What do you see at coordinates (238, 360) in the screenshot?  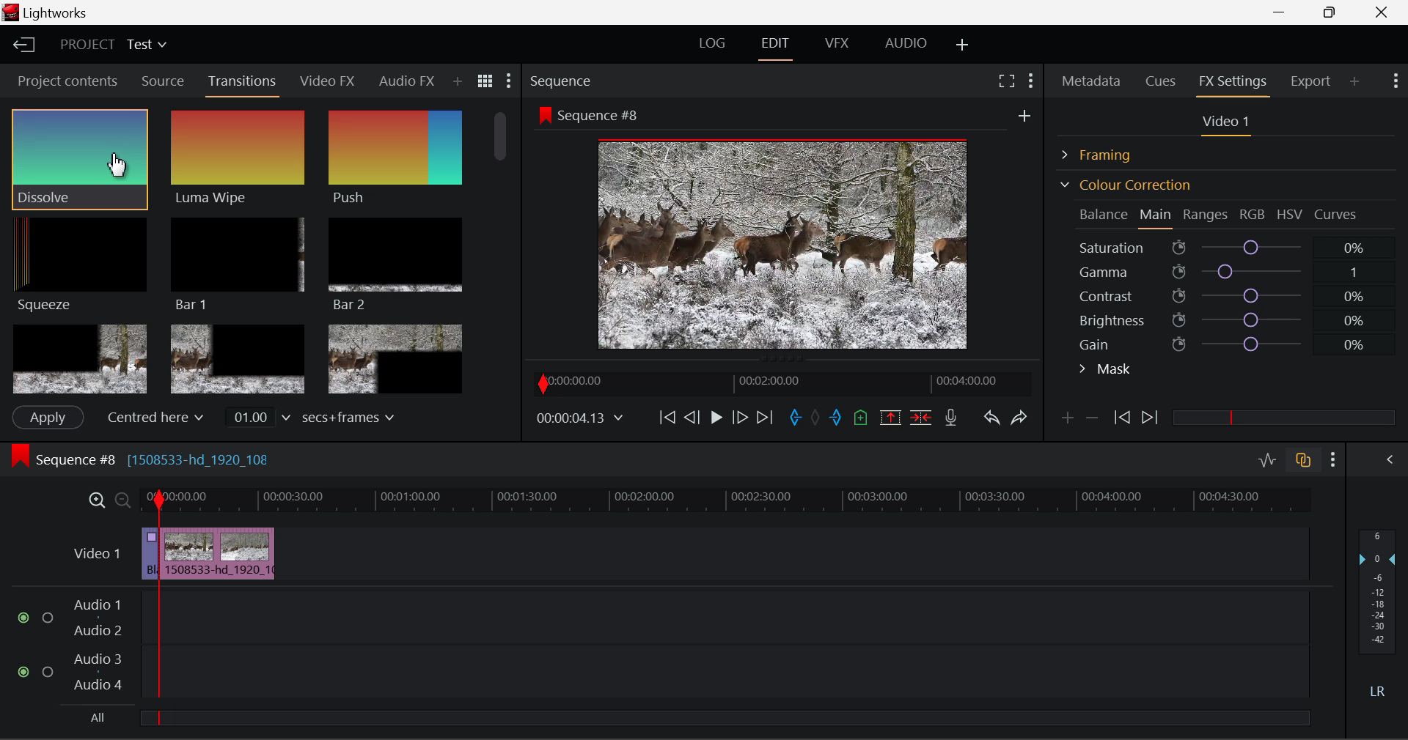 I see `Box 2` at bounding box center [238, 360].